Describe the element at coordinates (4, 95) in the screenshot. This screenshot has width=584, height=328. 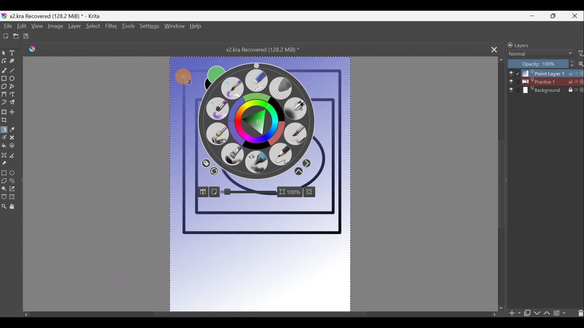
I see `Bezier curve tool` at that location.